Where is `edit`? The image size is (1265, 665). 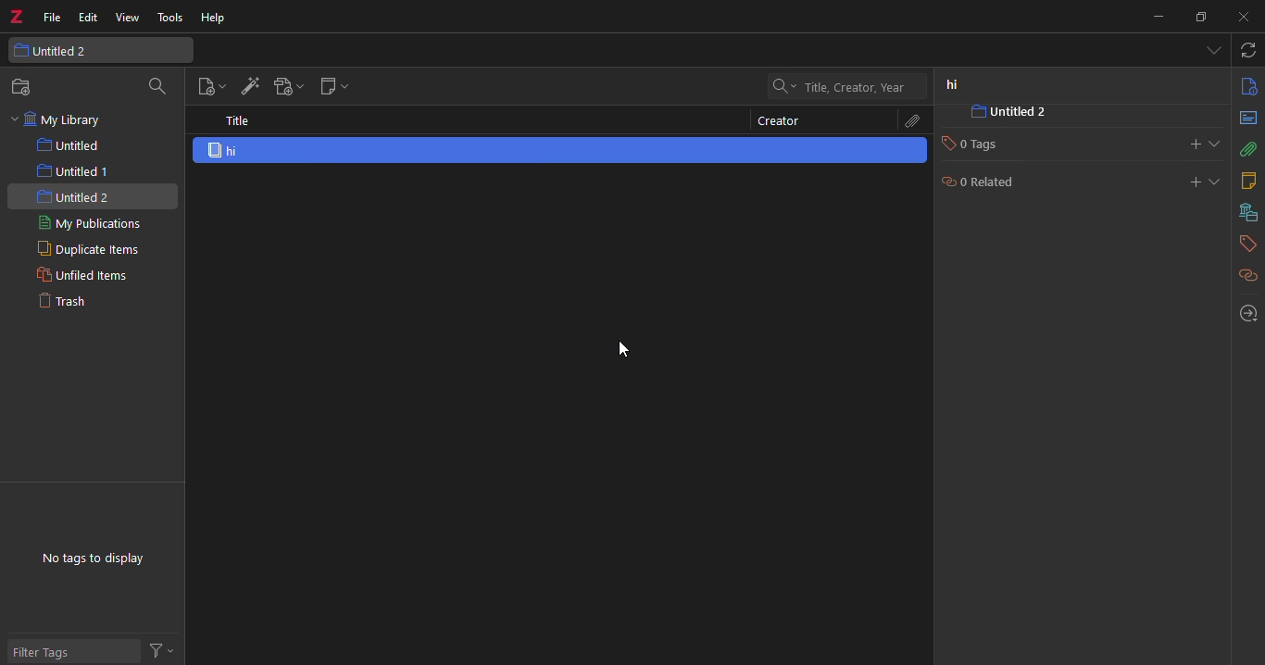
edit is located at coordinates (87, 18).